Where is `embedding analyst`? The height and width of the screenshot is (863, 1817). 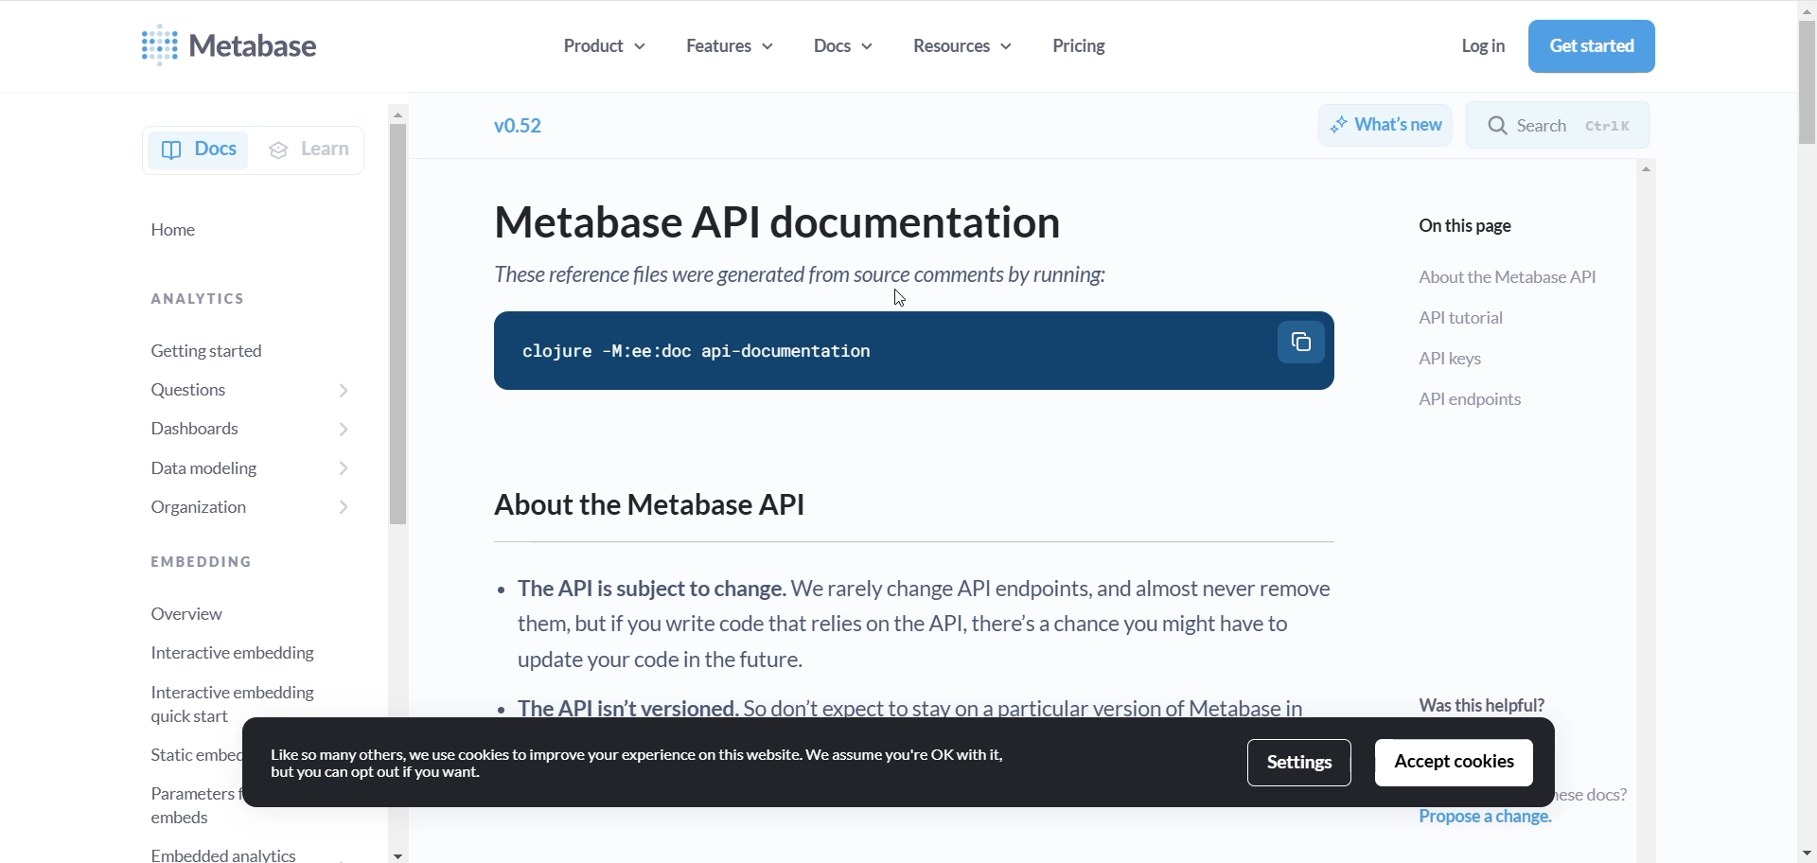 embedding analyst is located at coordinates (225, 850).